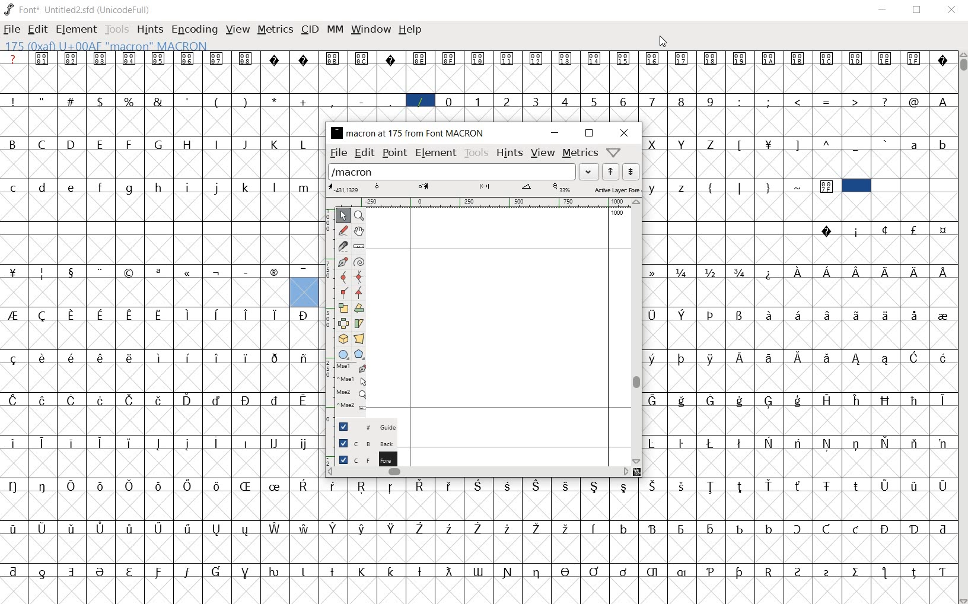 The height and width of the screenshot is (604, 968). Describe the element at coordinates (160, 145) in the screenshot. I see `G` at that location.